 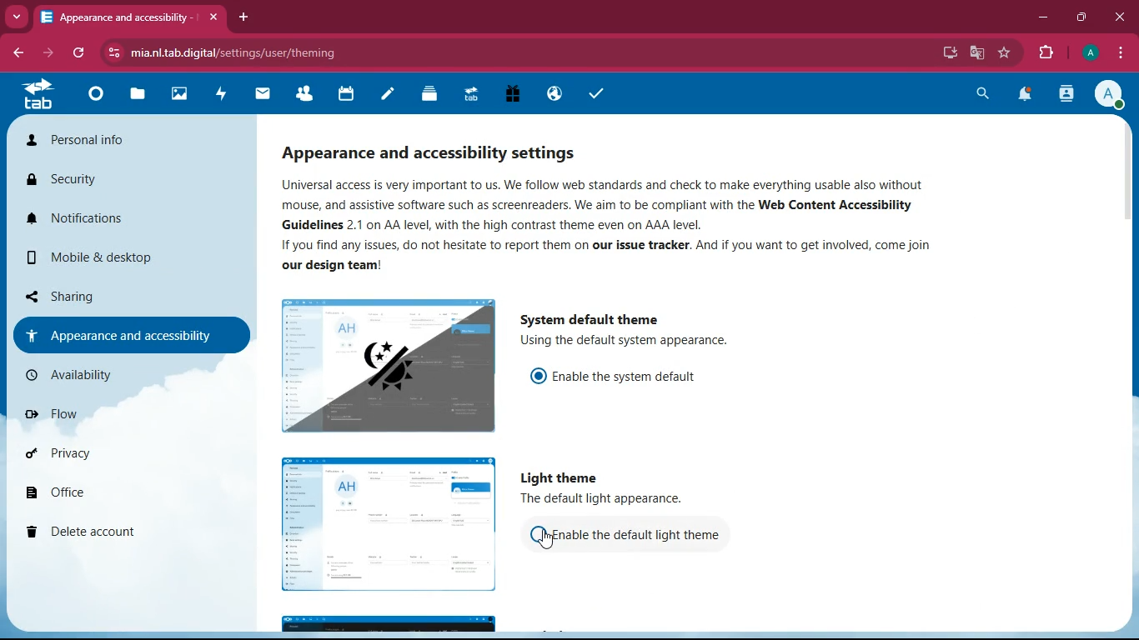 I want to click on forward, so click(x=51, y=53).